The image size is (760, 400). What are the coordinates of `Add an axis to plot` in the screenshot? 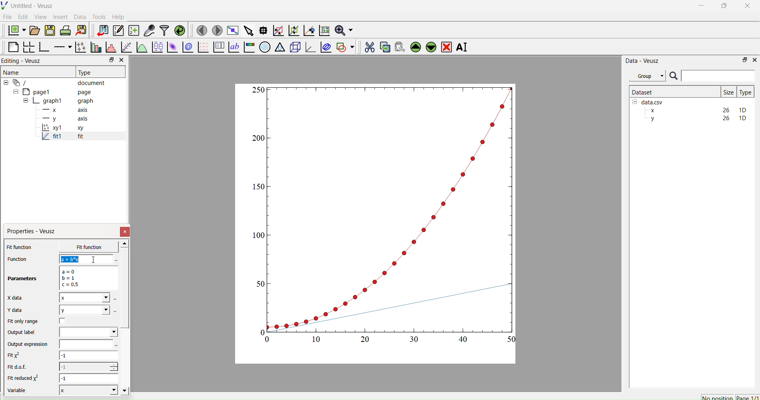 It's located at (61, 46).